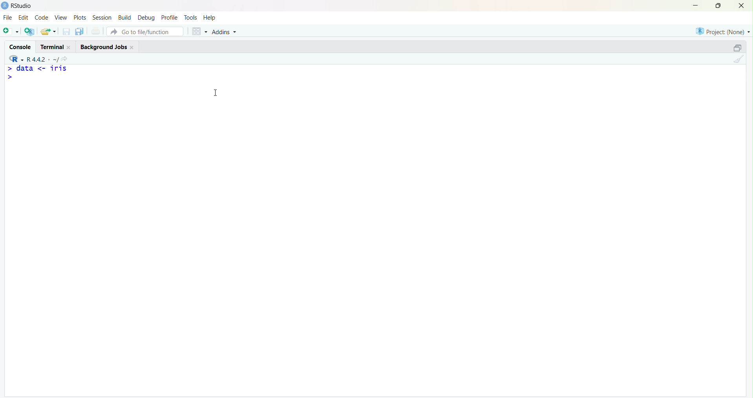 The height and width of the screenshot is (398, 753). I want to click on File, so click(7, 17).